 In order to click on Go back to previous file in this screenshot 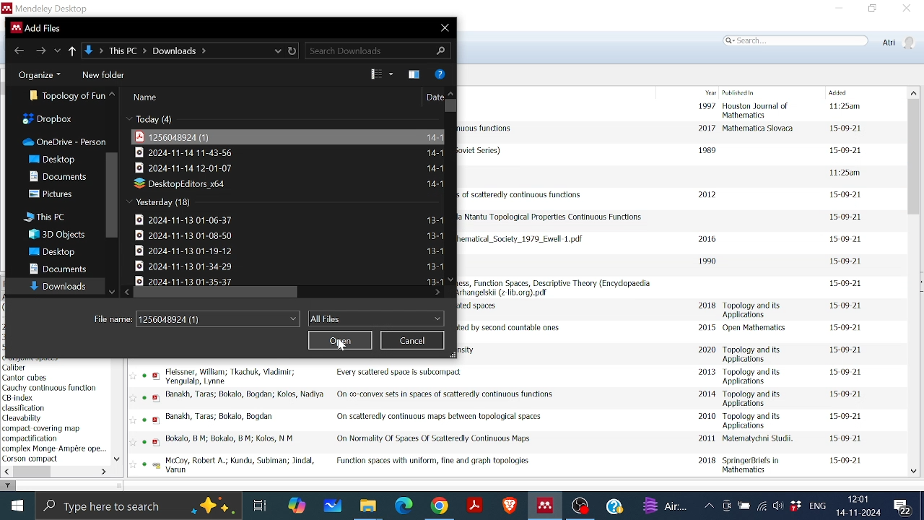, I will do `click(19, 50)`.